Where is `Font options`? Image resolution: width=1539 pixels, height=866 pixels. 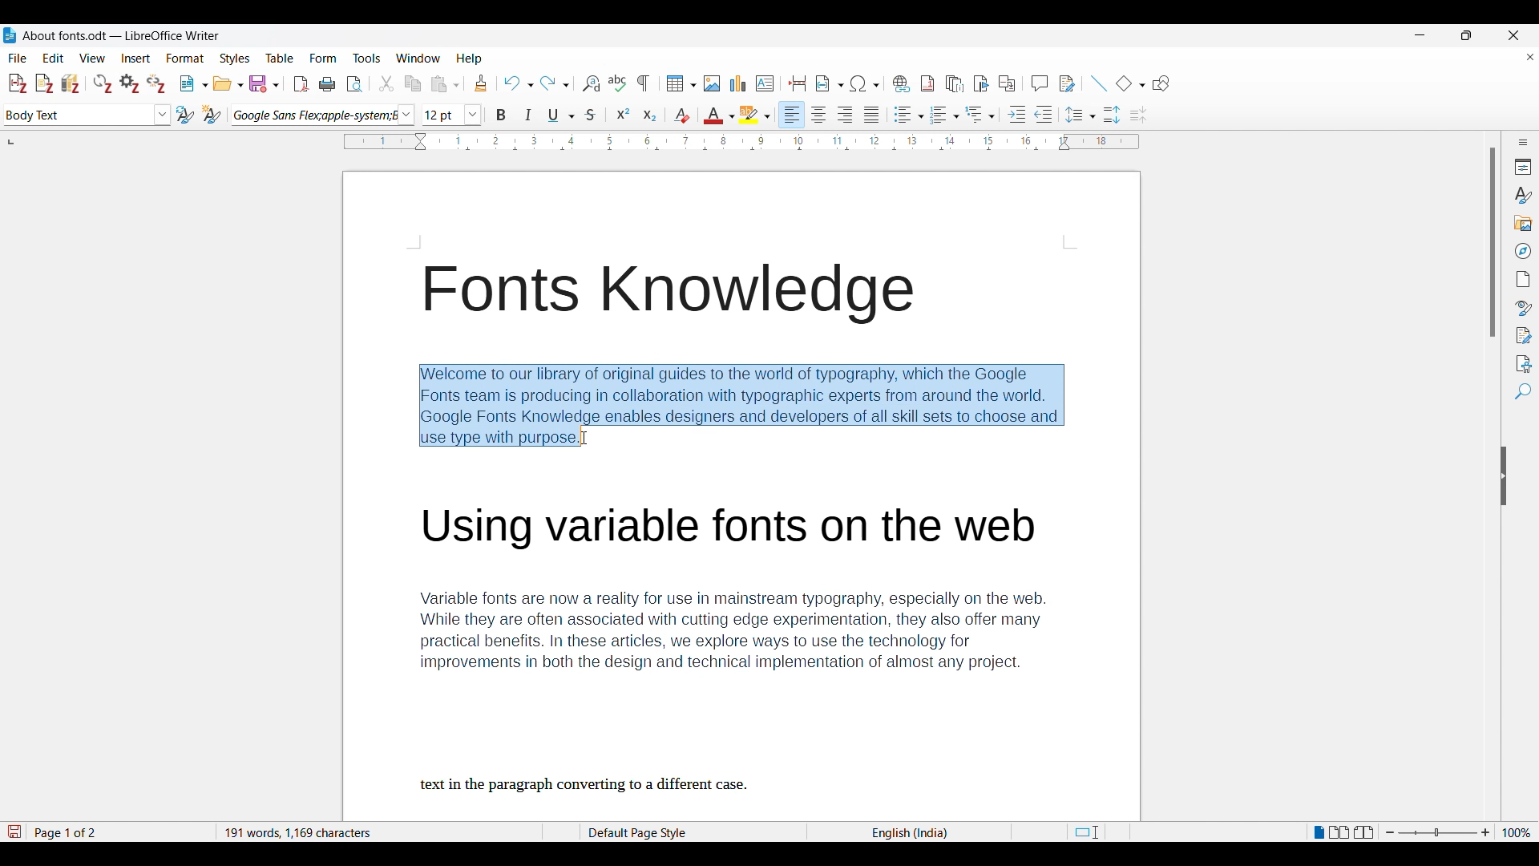
Font options is located at coordinates (323, 115).